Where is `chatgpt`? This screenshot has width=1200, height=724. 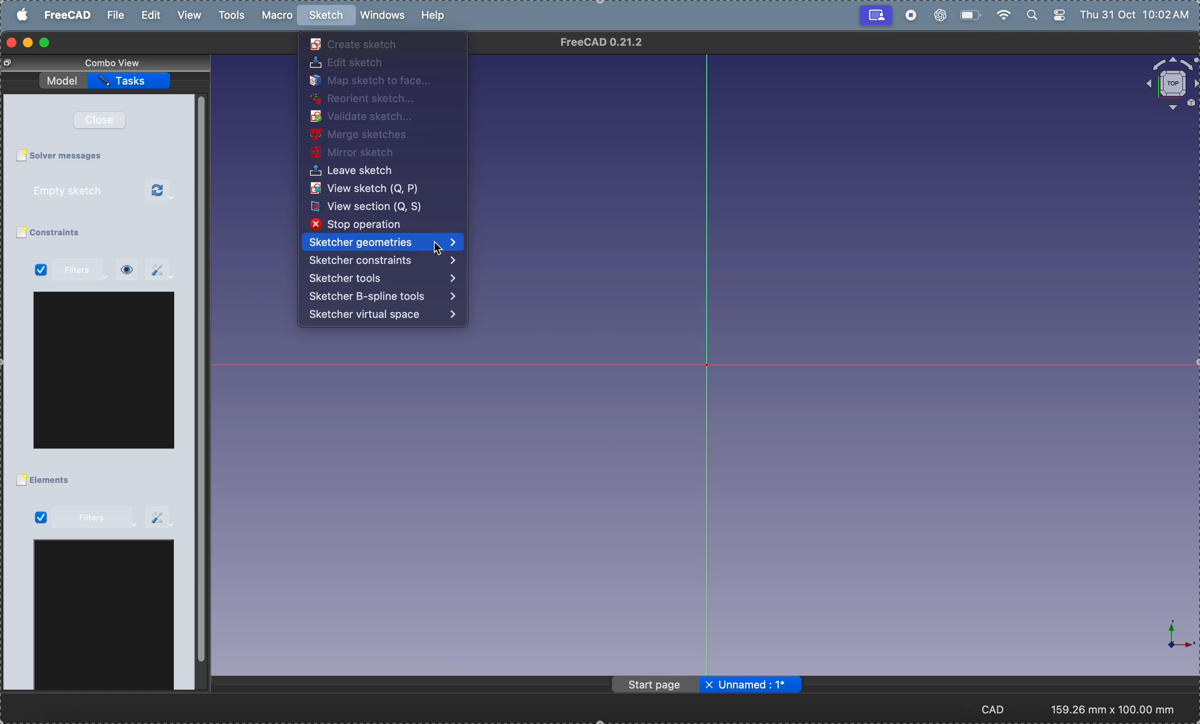 chatgpt is located at coordinates (939, 16).